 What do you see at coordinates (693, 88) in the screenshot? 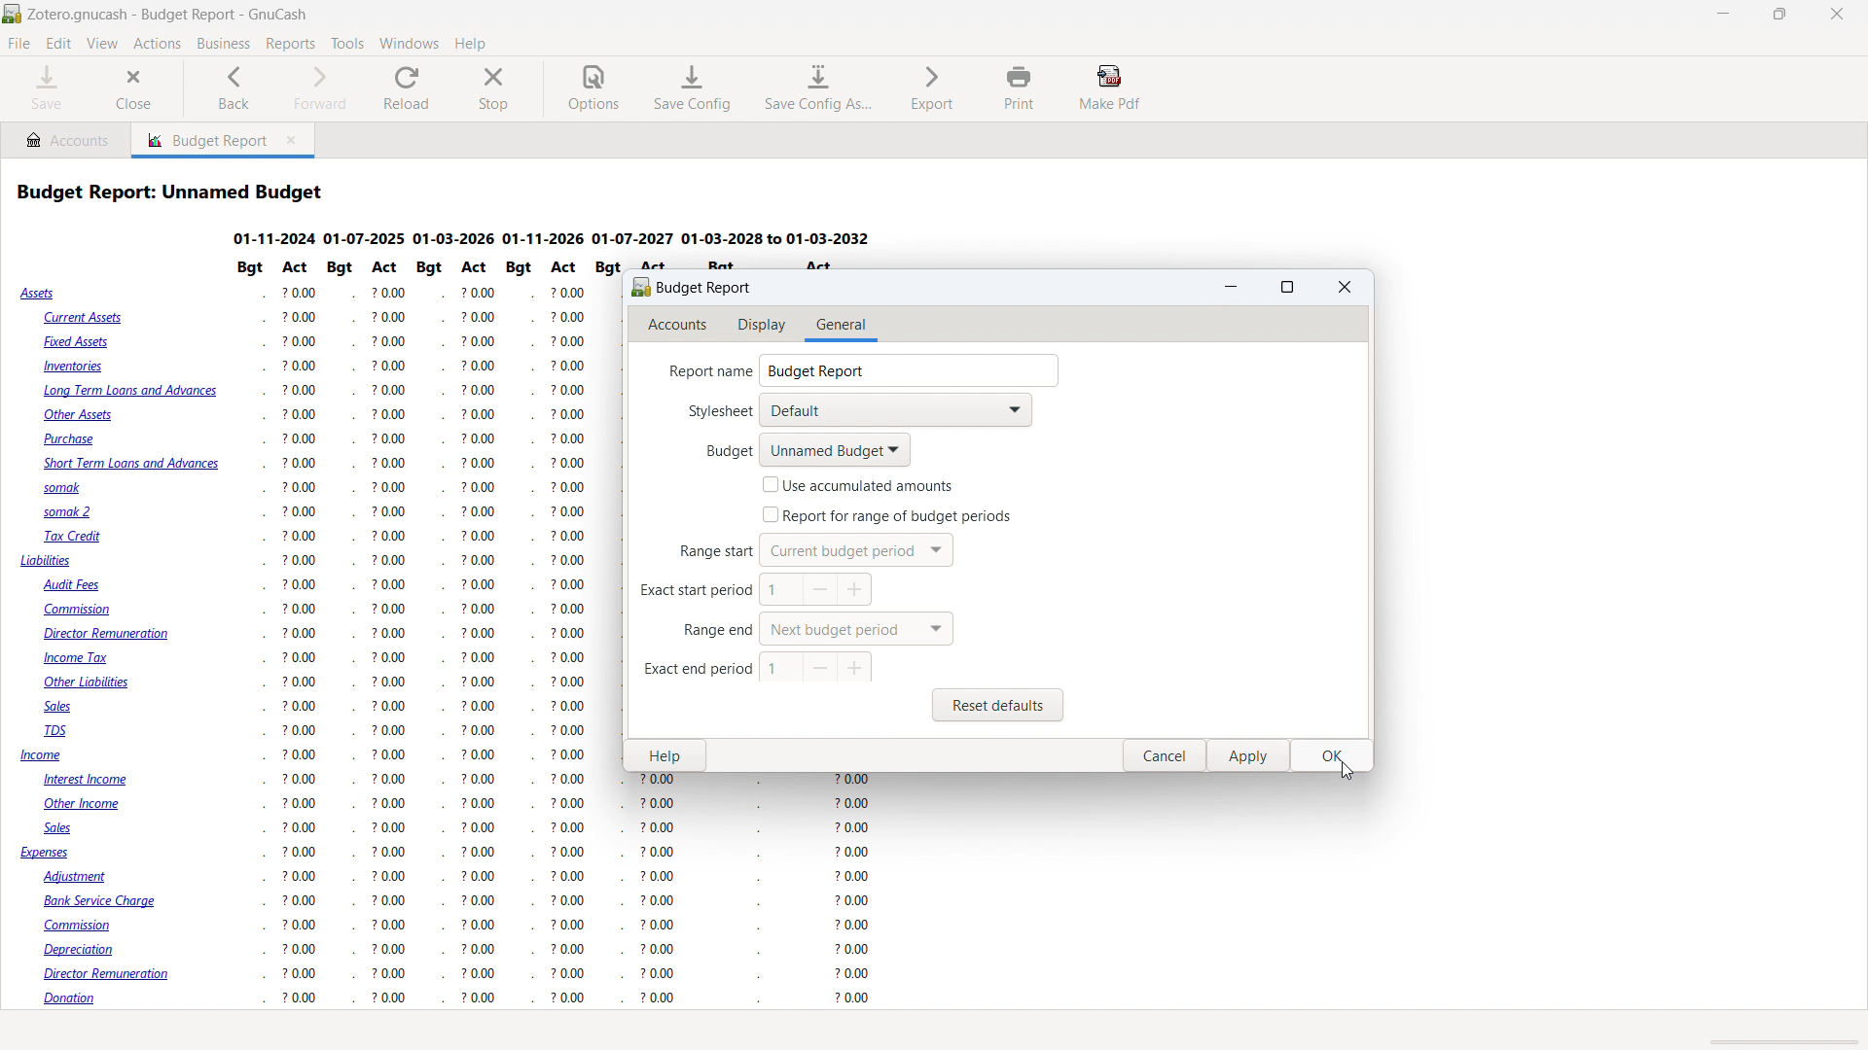
I see `save configuration` at bounding box center [693, 88].